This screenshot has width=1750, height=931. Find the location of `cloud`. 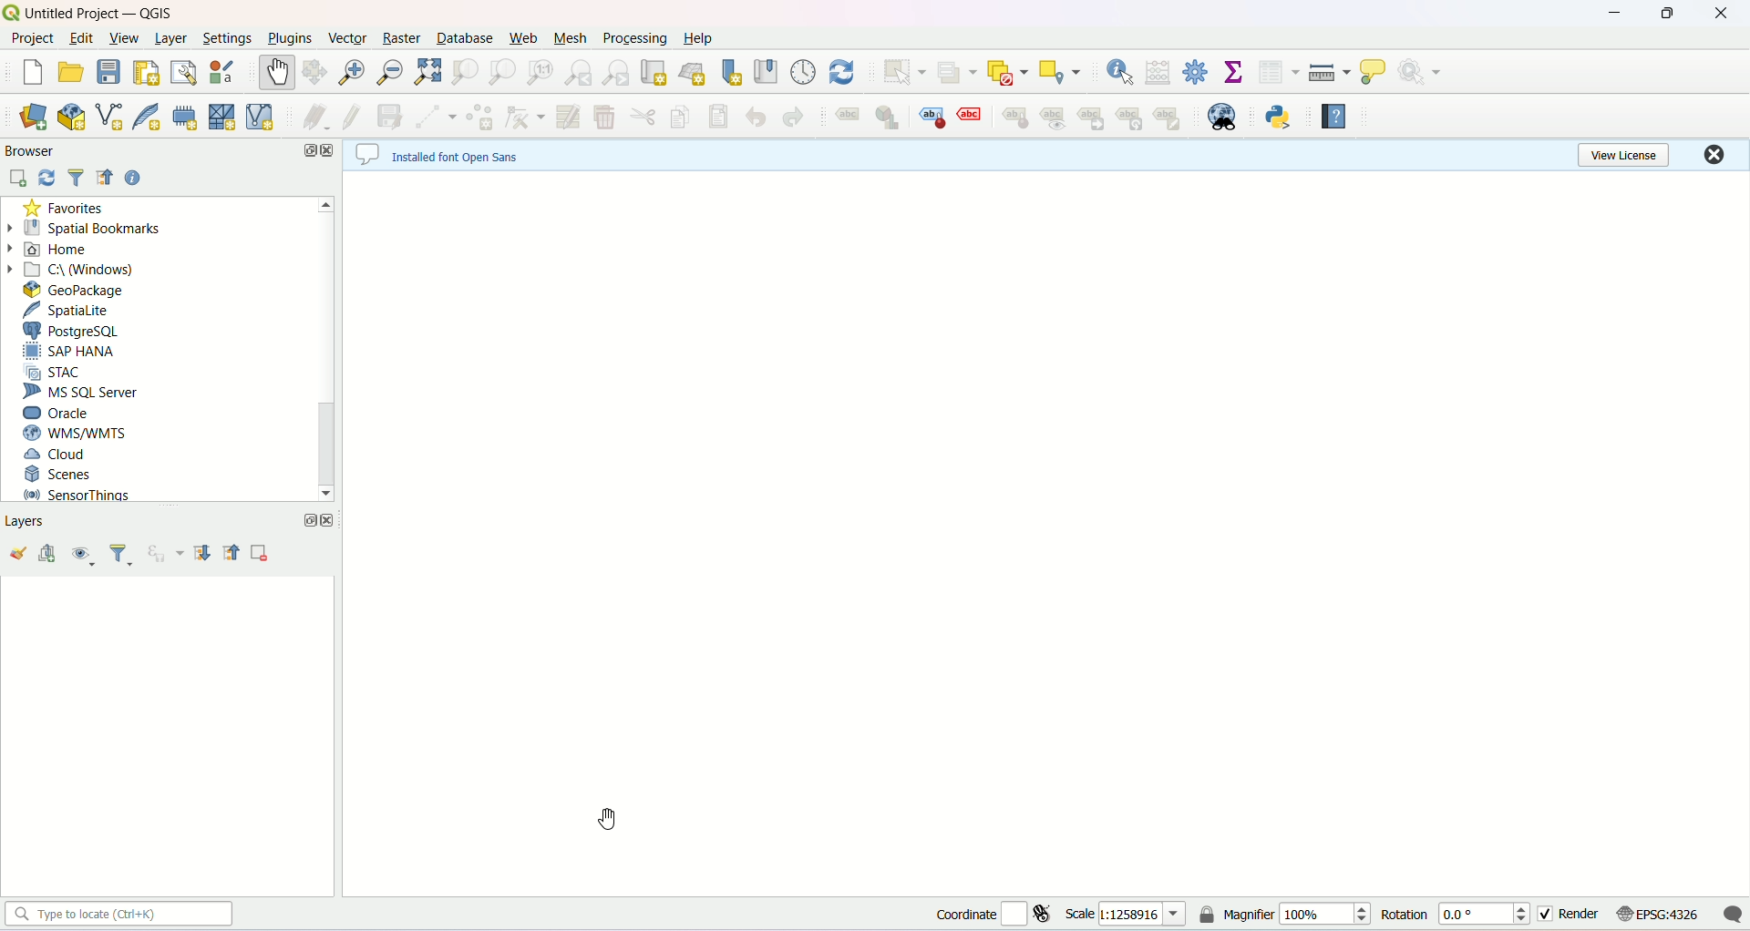

cloud is located at coordinates (57, 455).